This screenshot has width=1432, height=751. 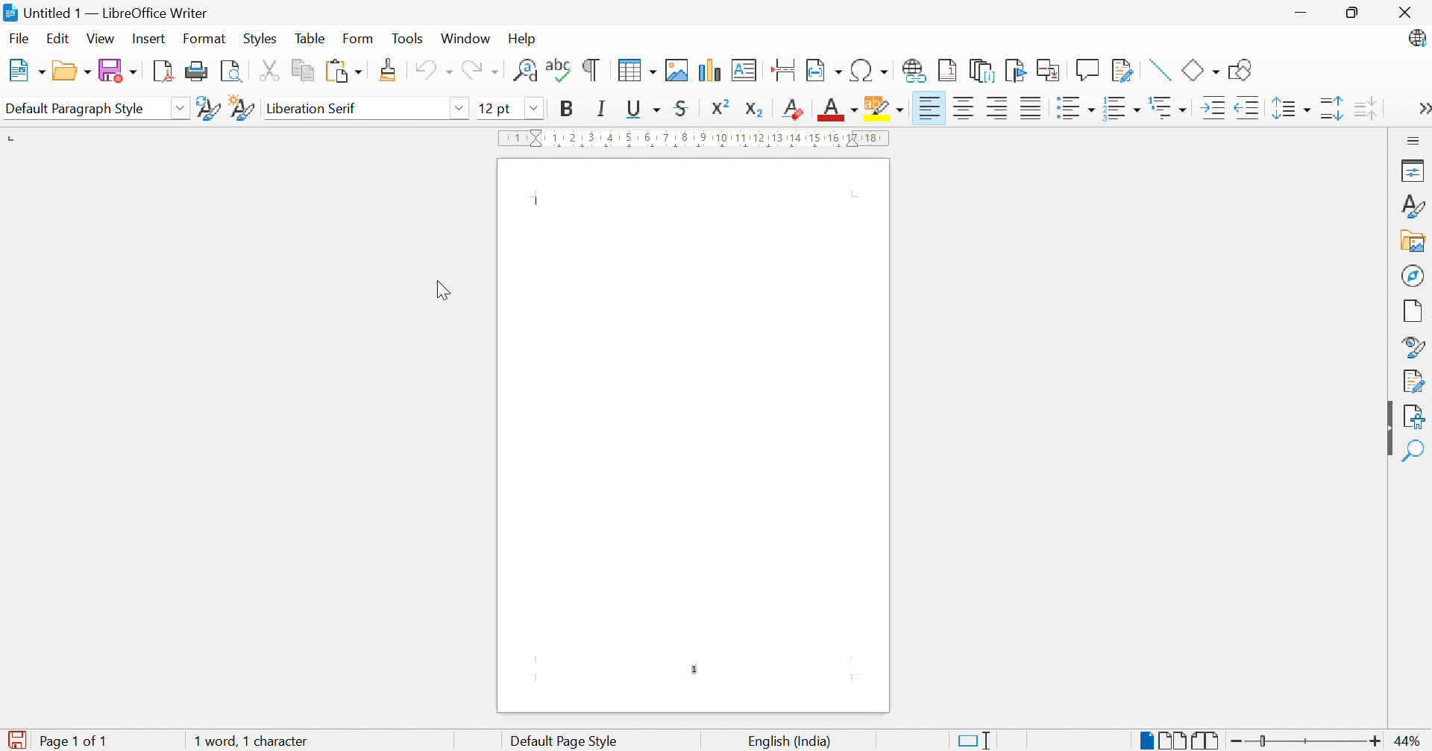 What do you see at coordinates (235, 71) in the screenshot?
I see `Toggle print preview` at bounding box center [235, 71].